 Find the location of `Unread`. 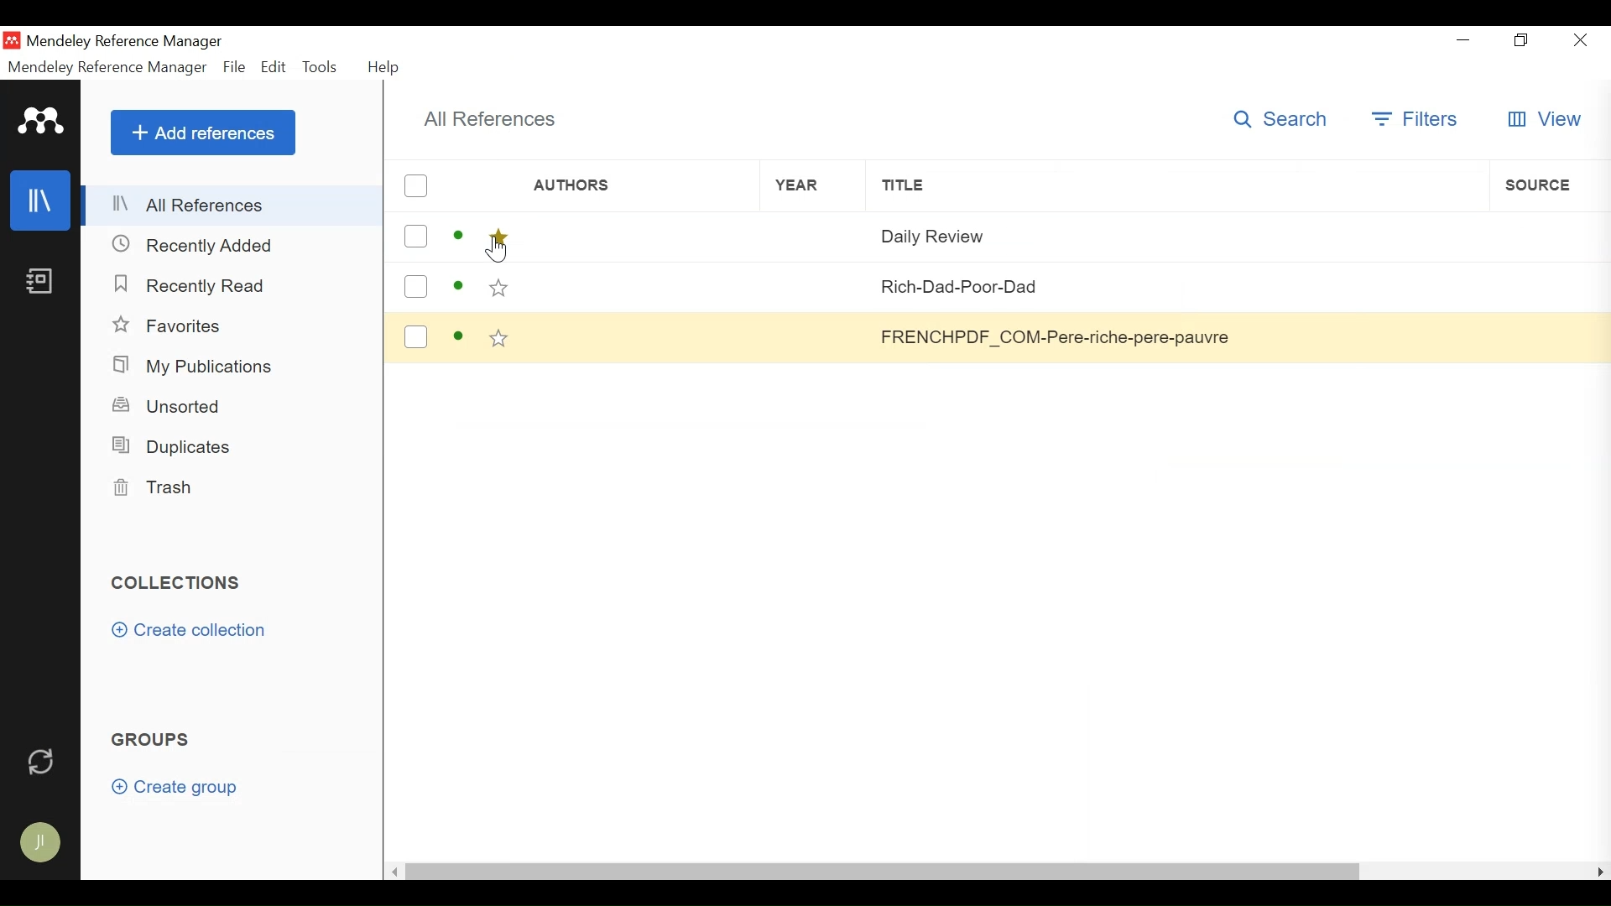

Unread is located at coordinates (458, 336).